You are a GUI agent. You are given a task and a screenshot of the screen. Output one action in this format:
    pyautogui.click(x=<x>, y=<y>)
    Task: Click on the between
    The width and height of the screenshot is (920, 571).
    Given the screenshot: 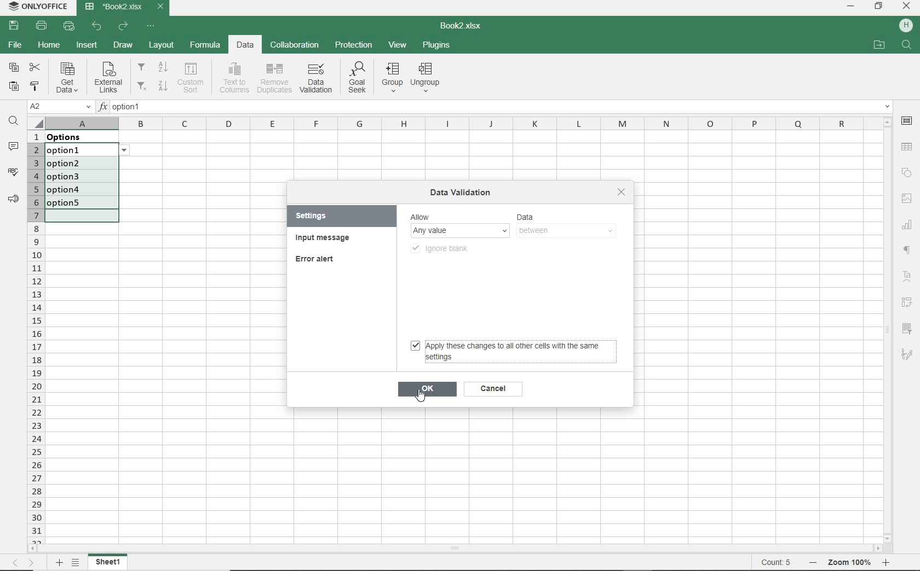 What is the action you would take?
    pyautogui.click(x=565, y=231)
    